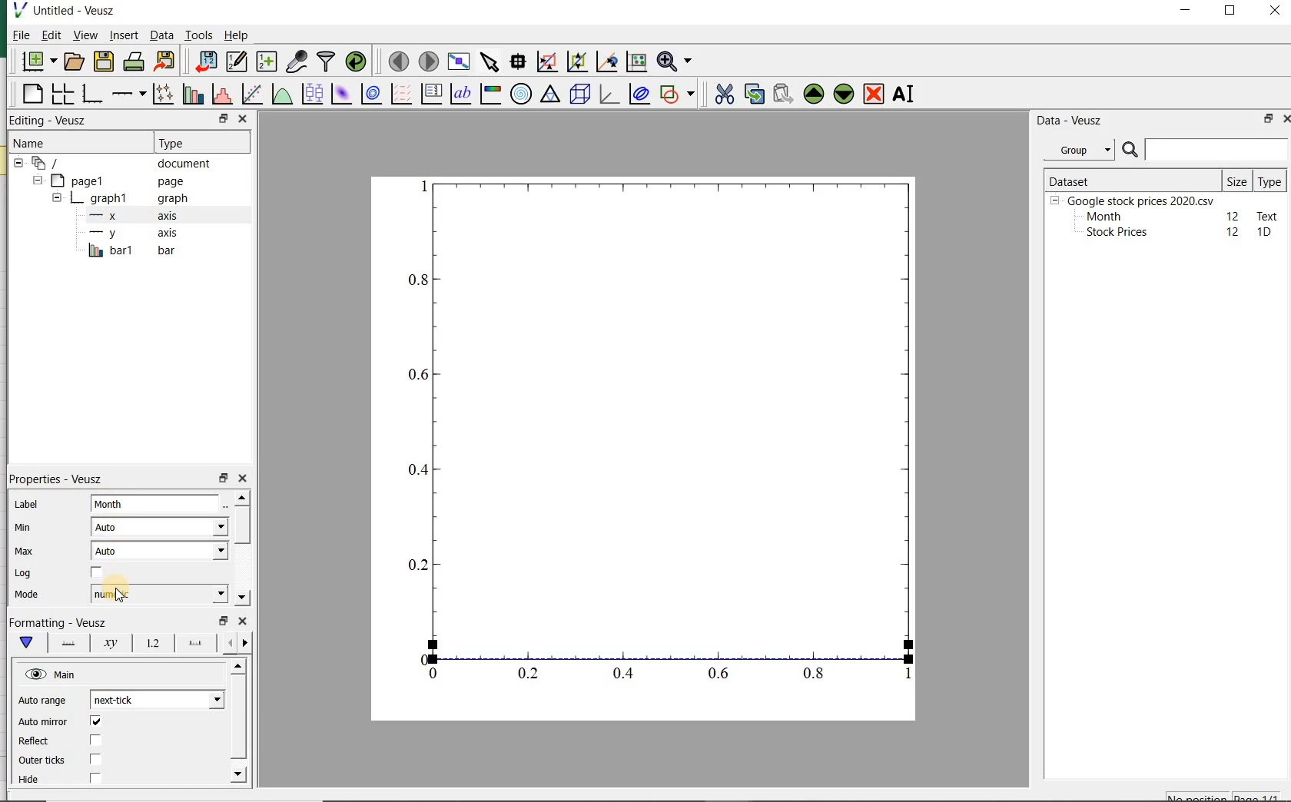 This screenshot has width=1291, height=802. I want to click on fit a function to data, so click(251, 94).